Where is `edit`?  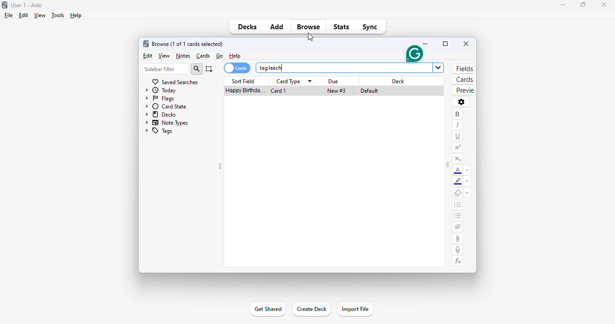 edit is located at coordinates (149, 56).